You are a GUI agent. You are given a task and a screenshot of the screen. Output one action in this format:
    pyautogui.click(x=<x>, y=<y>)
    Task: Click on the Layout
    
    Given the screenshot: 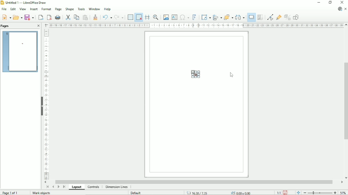 What is the action you would take?
    pyautogui.click(x=78, y=187)
    